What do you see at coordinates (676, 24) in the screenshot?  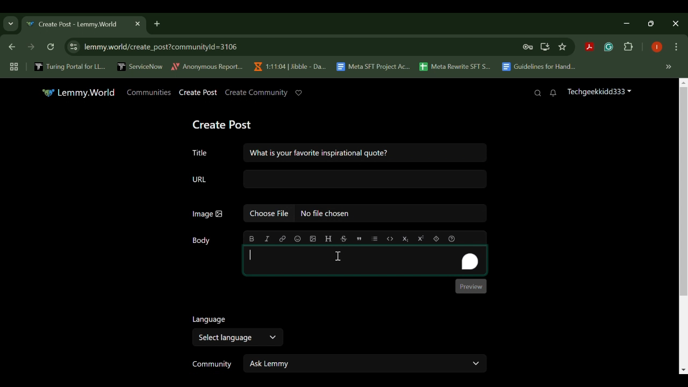 I see `Close Window` at bounding box center [676, 24].